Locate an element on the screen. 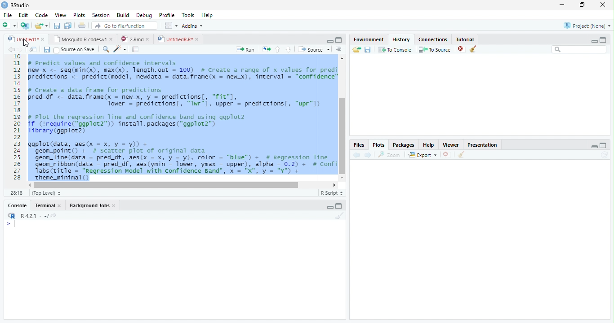 The width and height of the screenshot is (614, 323). Scrollbar is located at coordinates (182, 185).